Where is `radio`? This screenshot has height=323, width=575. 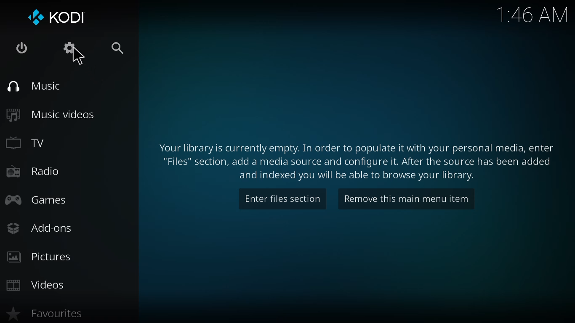
radio is located at coordinates (32, 170).